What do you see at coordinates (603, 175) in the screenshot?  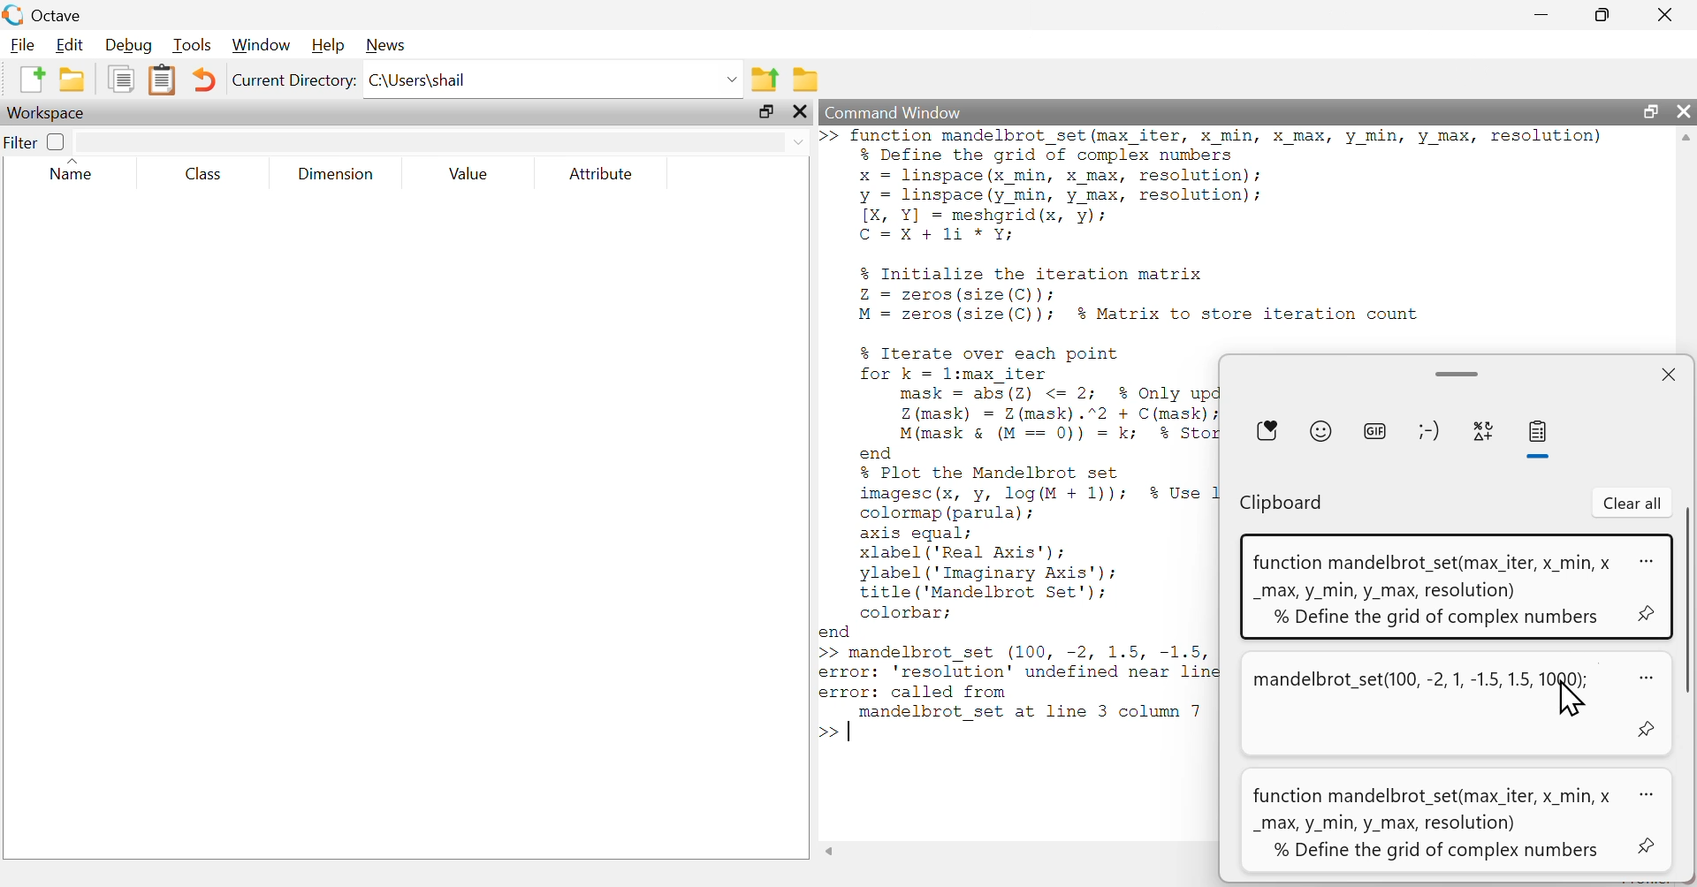 I see `Attribute` at bounding box center [603, 175].